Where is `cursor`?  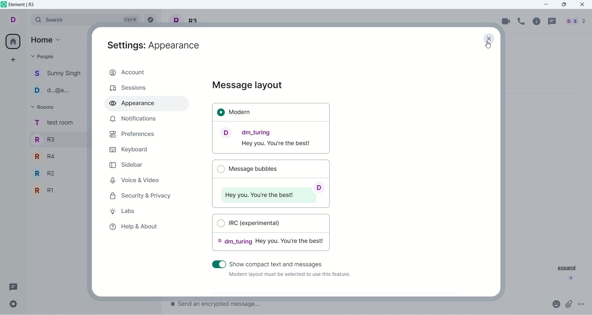
cursor is located at coordinates (218, 264).